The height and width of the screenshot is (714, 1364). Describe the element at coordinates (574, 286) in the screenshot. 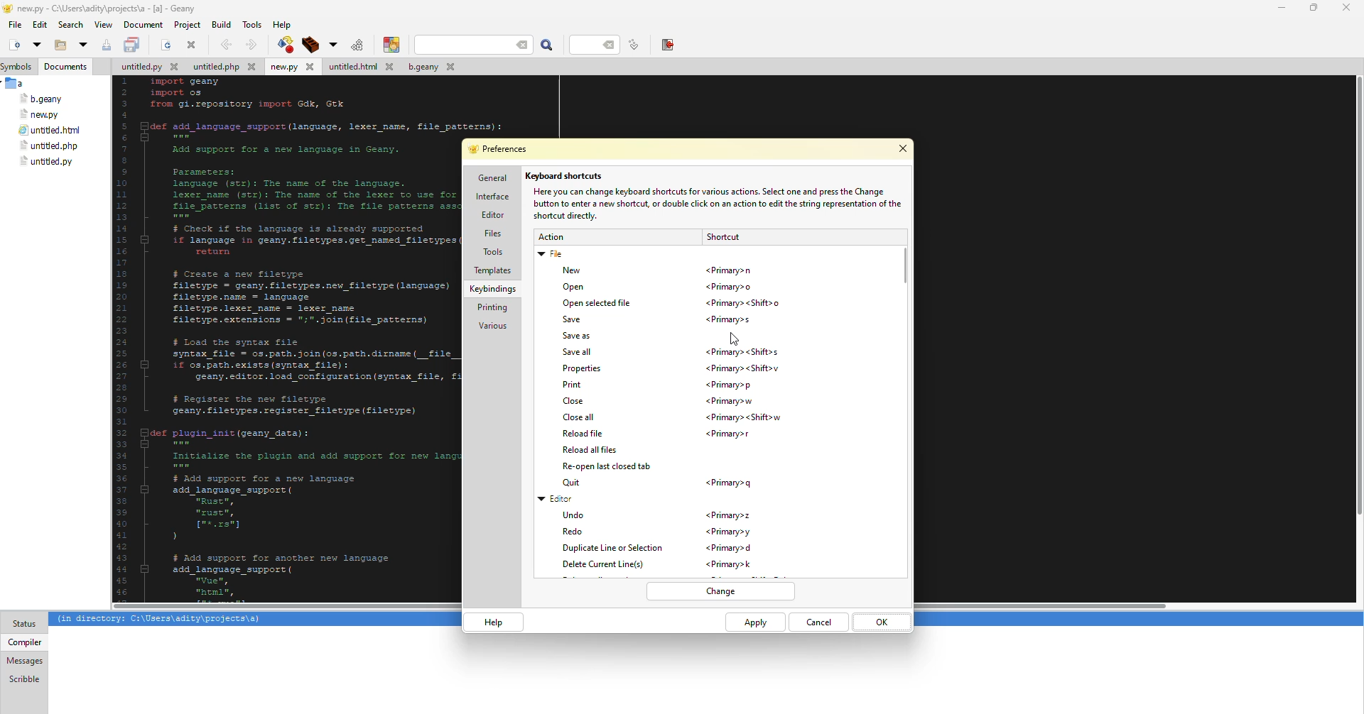

I see `open` at that location.